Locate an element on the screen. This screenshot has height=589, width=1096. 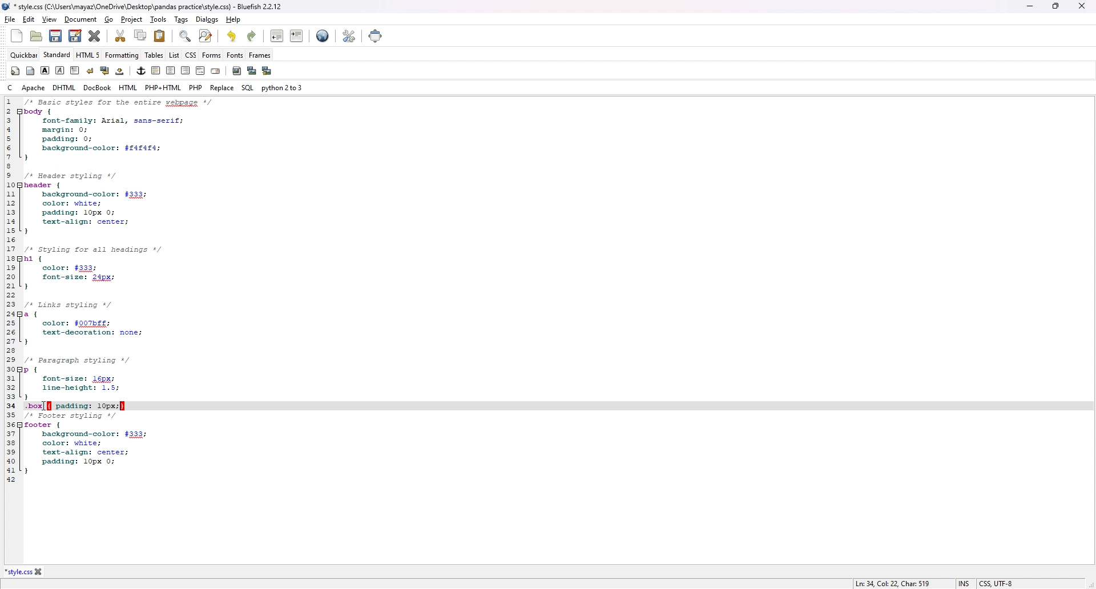
quickbar is located at coordinates (24, 55).